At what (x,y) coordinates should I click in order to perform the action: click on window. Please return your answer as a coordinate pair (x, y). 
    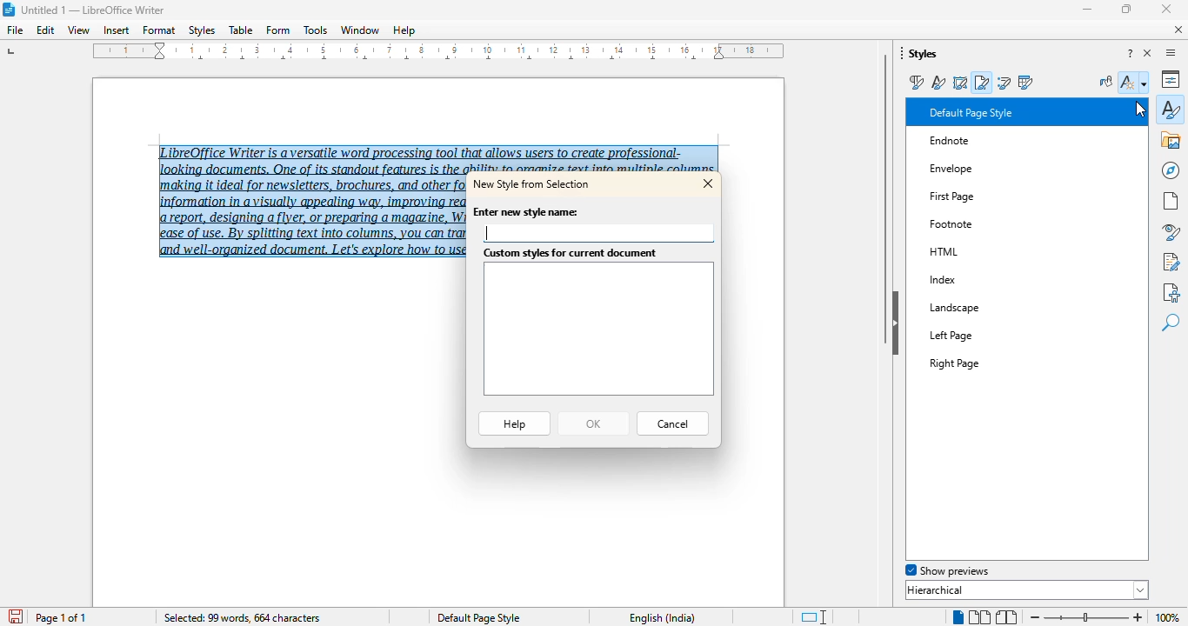
    Looking at the image, I should click on (361, 30).